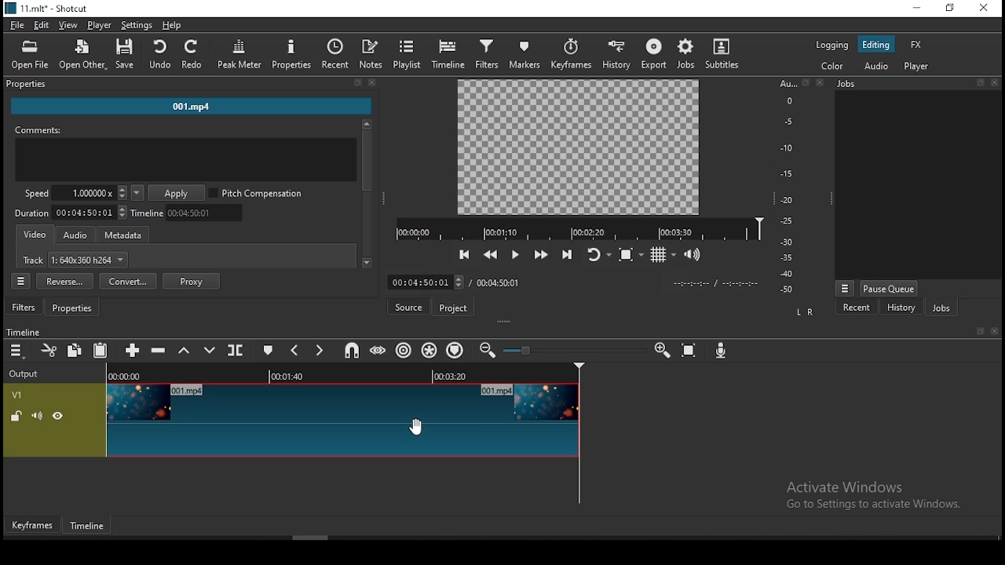 The image size is (1005, 565). What do you see at coordinates (409, 308) in the screenshot?
I see `source` at bounding box center [409, 308].